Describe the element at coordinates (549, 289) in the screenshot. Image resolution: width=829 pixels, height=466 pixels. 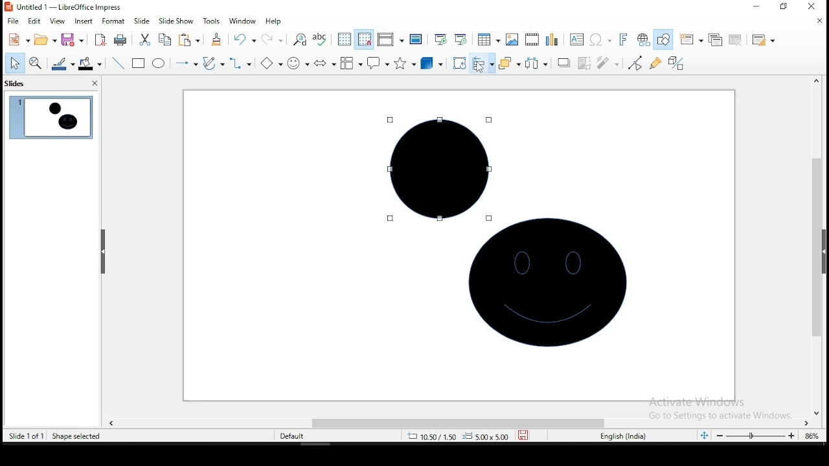
I see `object` at that location.